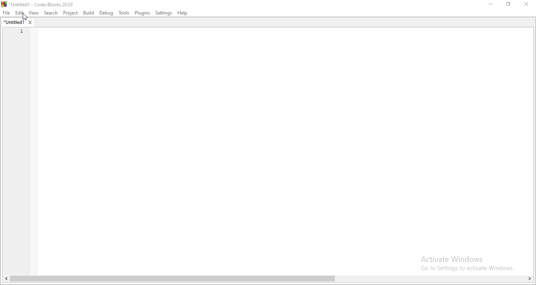 Image resolution: width=536 pixels, height=285 pixels. What do you see at coordinates (26, 17) in the screenshot?
I see `cursor` at bounding box center [26, 17].